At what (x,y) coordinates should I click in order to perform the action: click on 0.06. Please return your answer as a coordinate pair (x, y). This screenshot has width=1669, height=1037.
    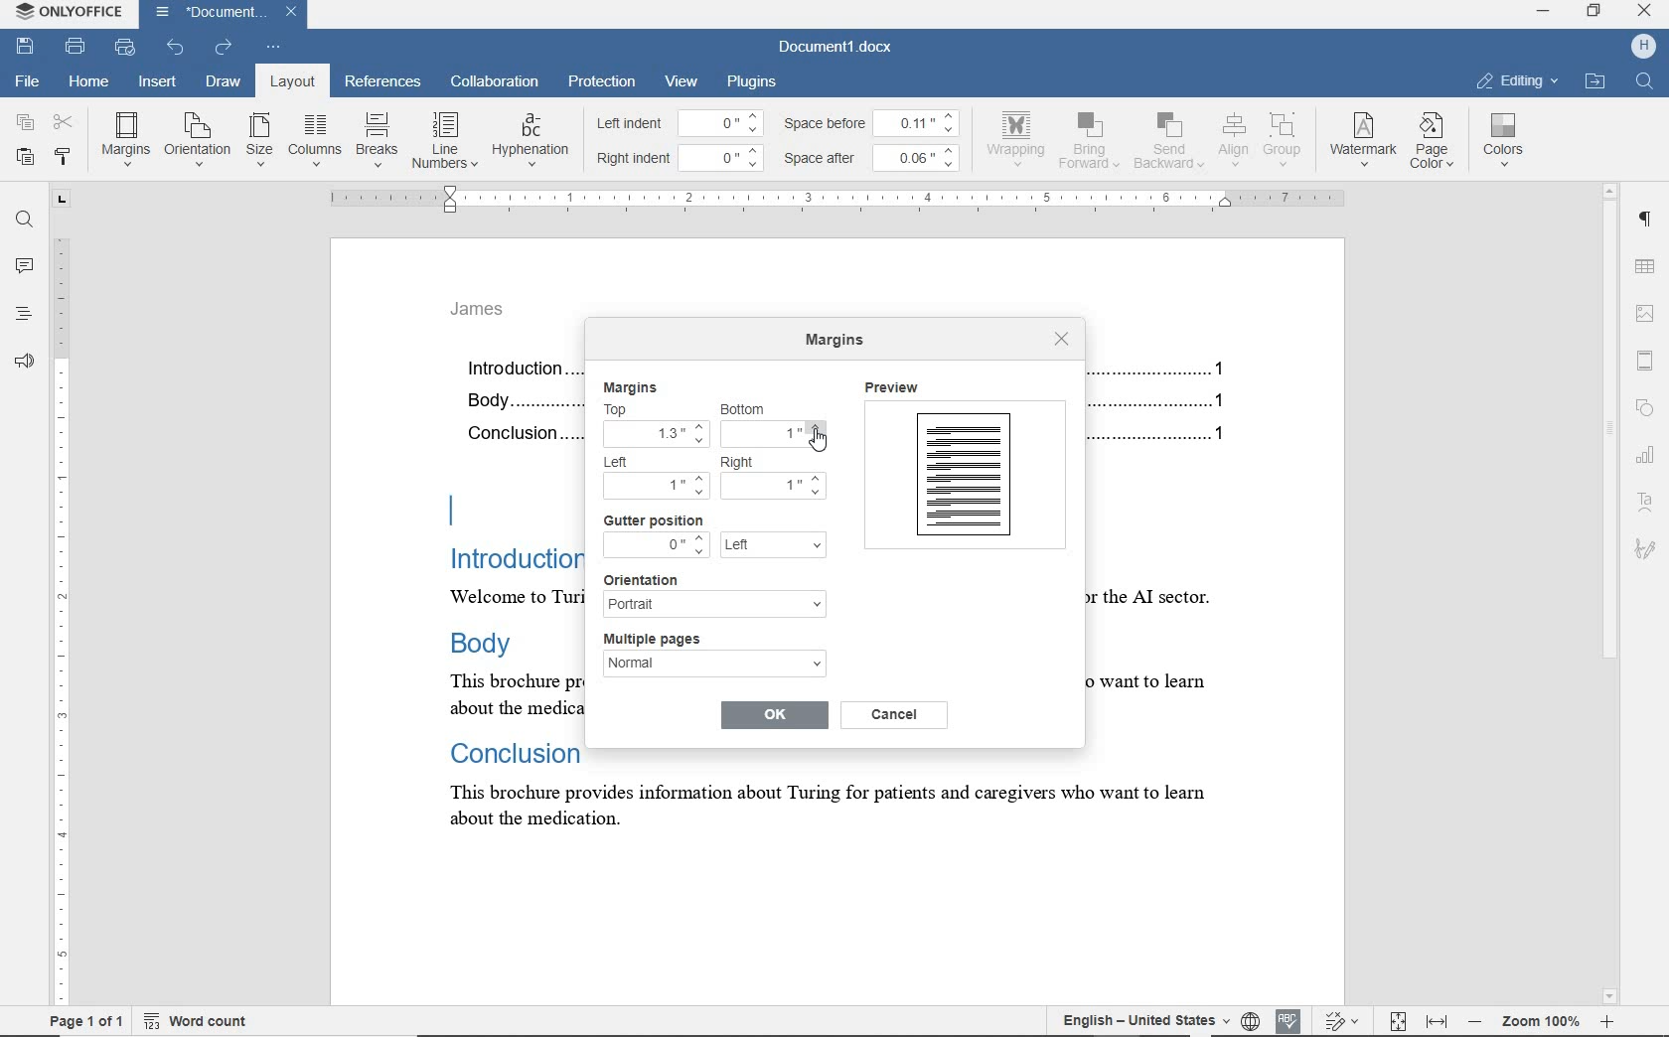
    Looking at the image, I should click on (921, 157).